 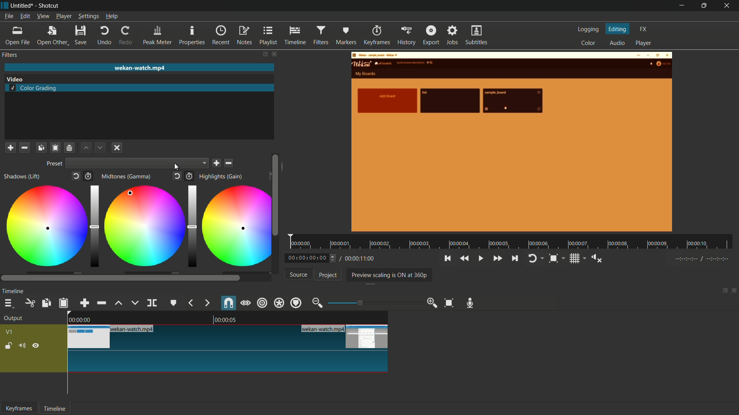 What do you see at coordinates (317, 302) in the screenshot?
I see `zoom out` at bounding box center [317, 302].